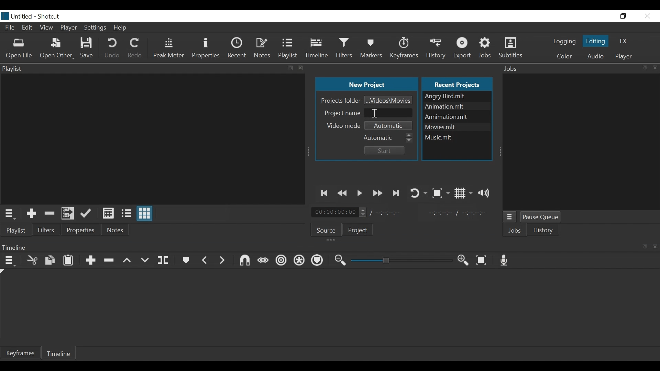 This screenshot has height=371, width=660. Describe the element at coordinates (459, 83) in the screenshot. I see `Recent Projects` at that location.